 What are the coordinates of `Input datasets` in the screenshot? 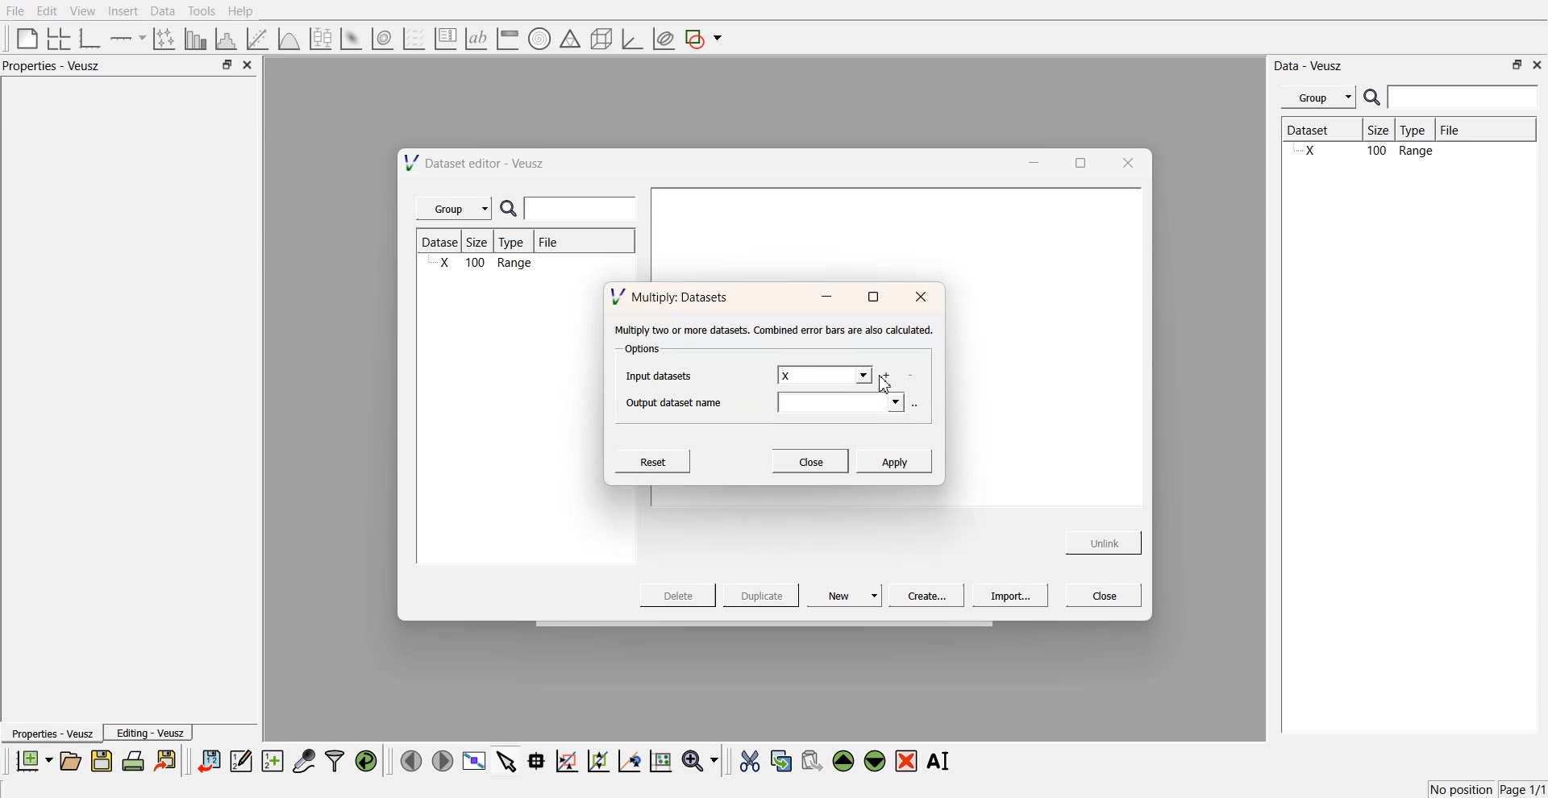 It's located at (663, 375).